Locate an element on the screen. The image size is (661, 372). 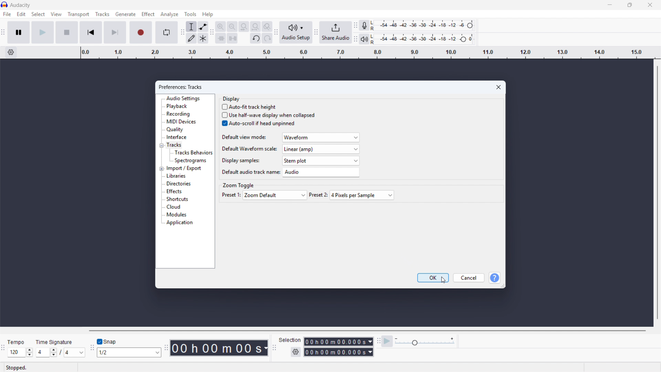
recording meter toolbar is located at coordinates (355, 25).